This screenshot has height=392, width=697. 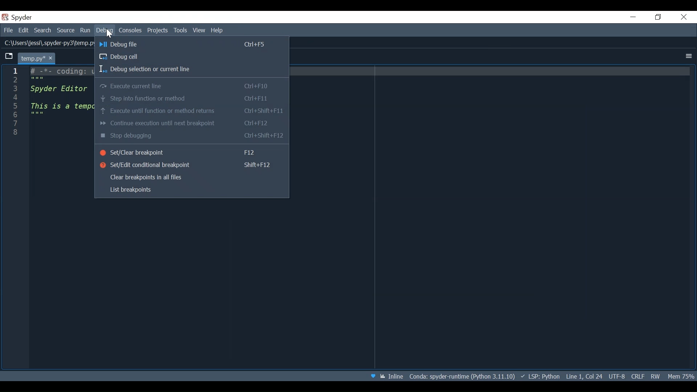 I want to click on minimize, so click(x=633, y=17).